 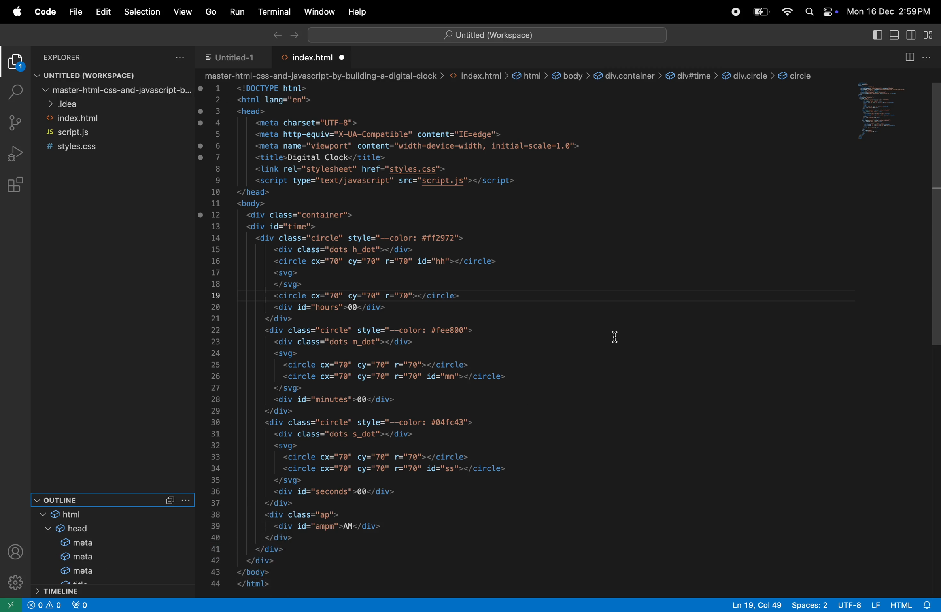 I want to click on Collapse , so click(x=170, y=501).